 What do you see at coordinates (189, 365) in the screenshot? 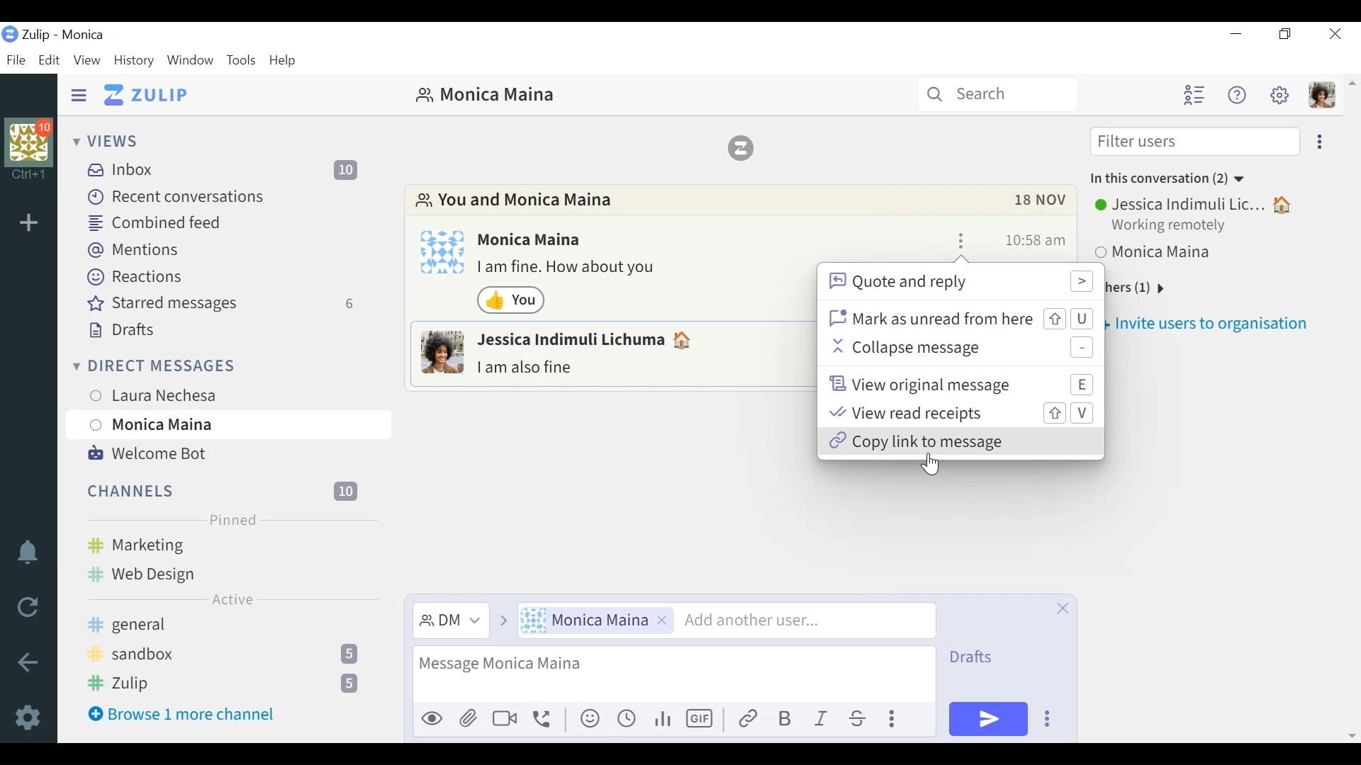
I see `Direct messages` at bounding box center [189, 365].